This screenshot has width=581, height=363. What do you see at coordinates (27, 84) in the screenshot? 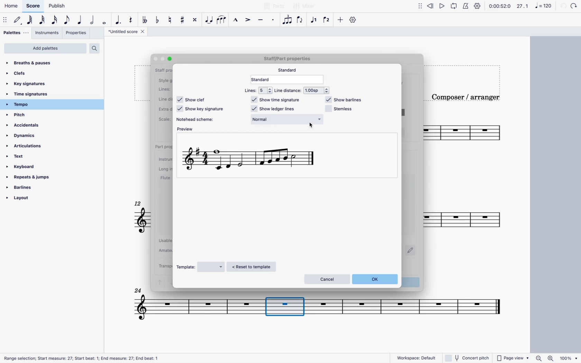
I see `key signatures` at bounding box center [27, 84].